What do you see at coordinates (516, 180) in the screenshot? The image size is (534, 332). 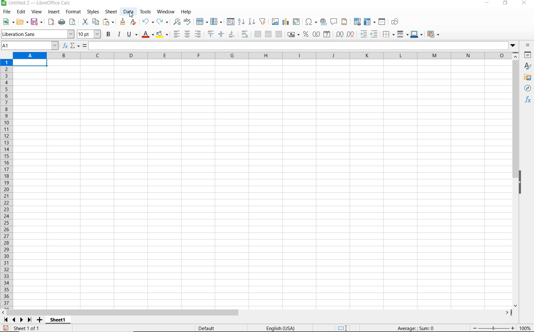 I see `scrollbar` at bounding box center [516, 180].